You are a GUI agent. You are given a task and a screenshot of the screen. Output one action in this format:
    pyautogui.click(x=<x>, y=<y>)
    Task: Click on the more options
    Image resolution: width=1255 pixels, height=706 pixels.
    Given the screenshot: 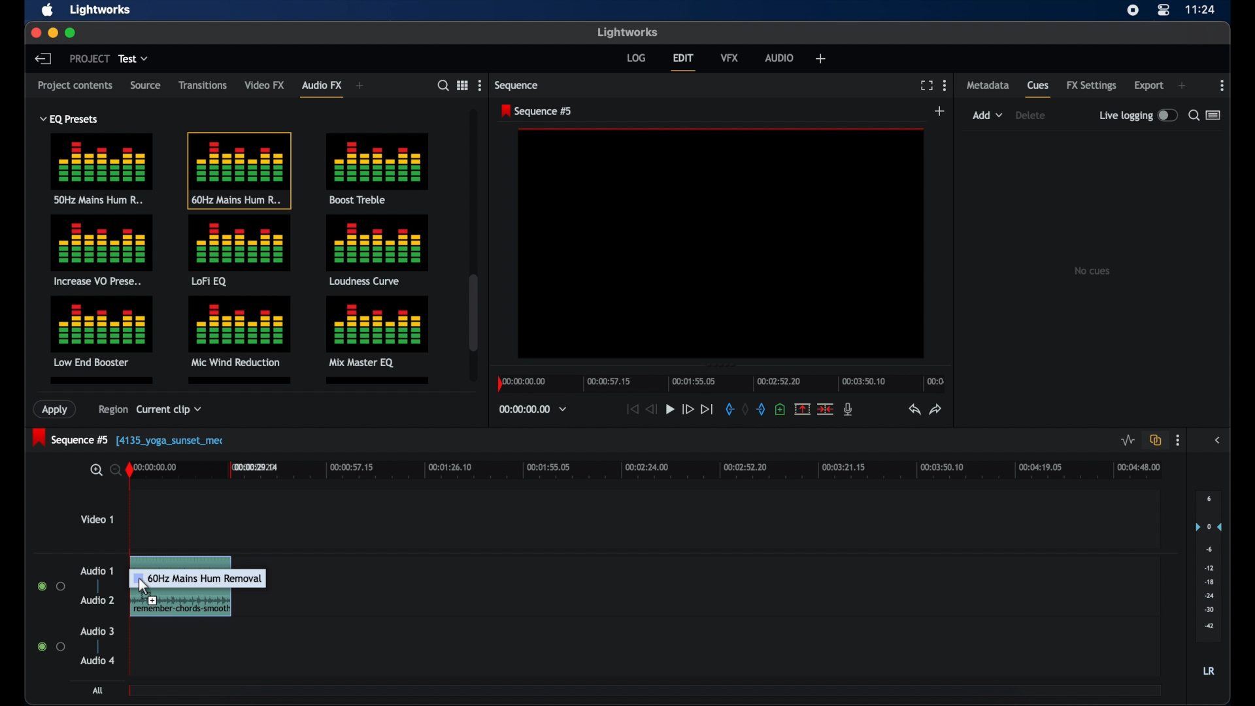 What is the action you would take?
    pyautogui.click(x=1222, y=86)
    